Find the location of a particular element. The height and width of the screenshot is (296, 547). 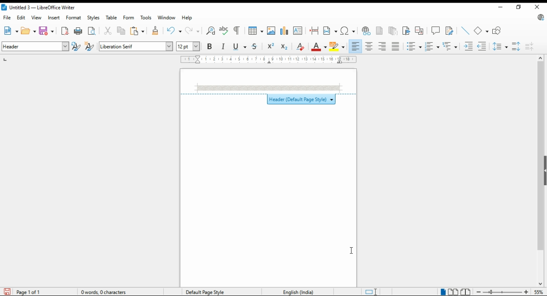

italics is located at coordinates (224, 46).